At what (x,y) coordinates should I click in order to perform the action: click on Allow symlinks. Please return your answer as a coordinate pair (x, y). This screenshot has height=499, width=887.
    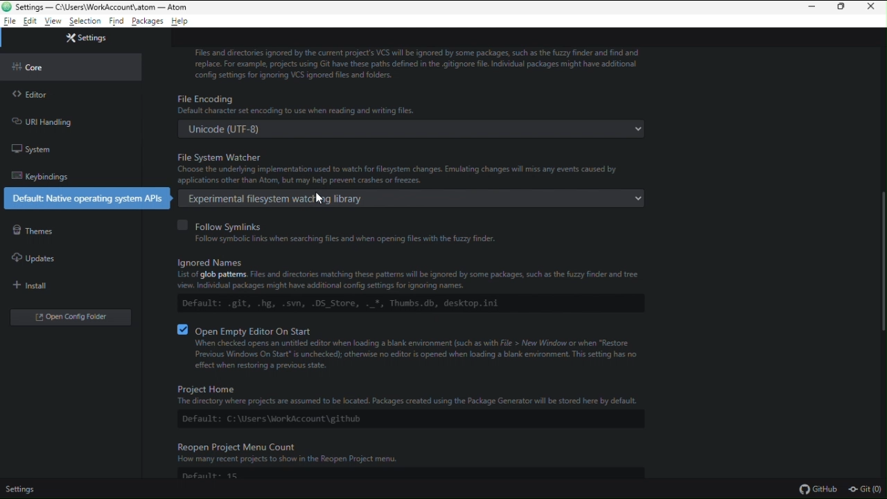
    Looking at the image, I should click on (348, 231).